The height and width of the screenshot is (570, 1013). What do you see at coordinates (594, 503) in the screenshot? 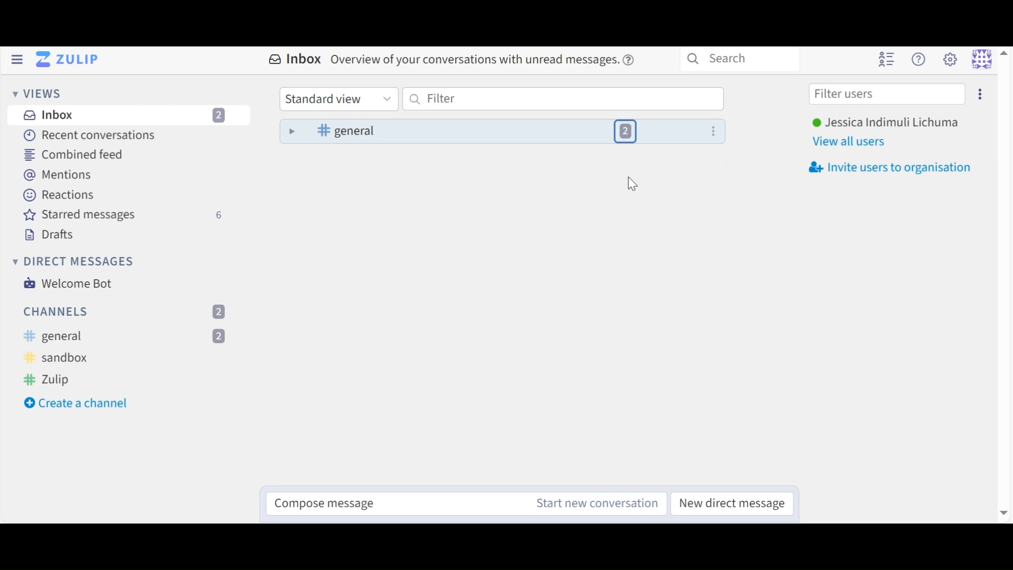
I see `New Channel message` at bounding box center [594, 503].